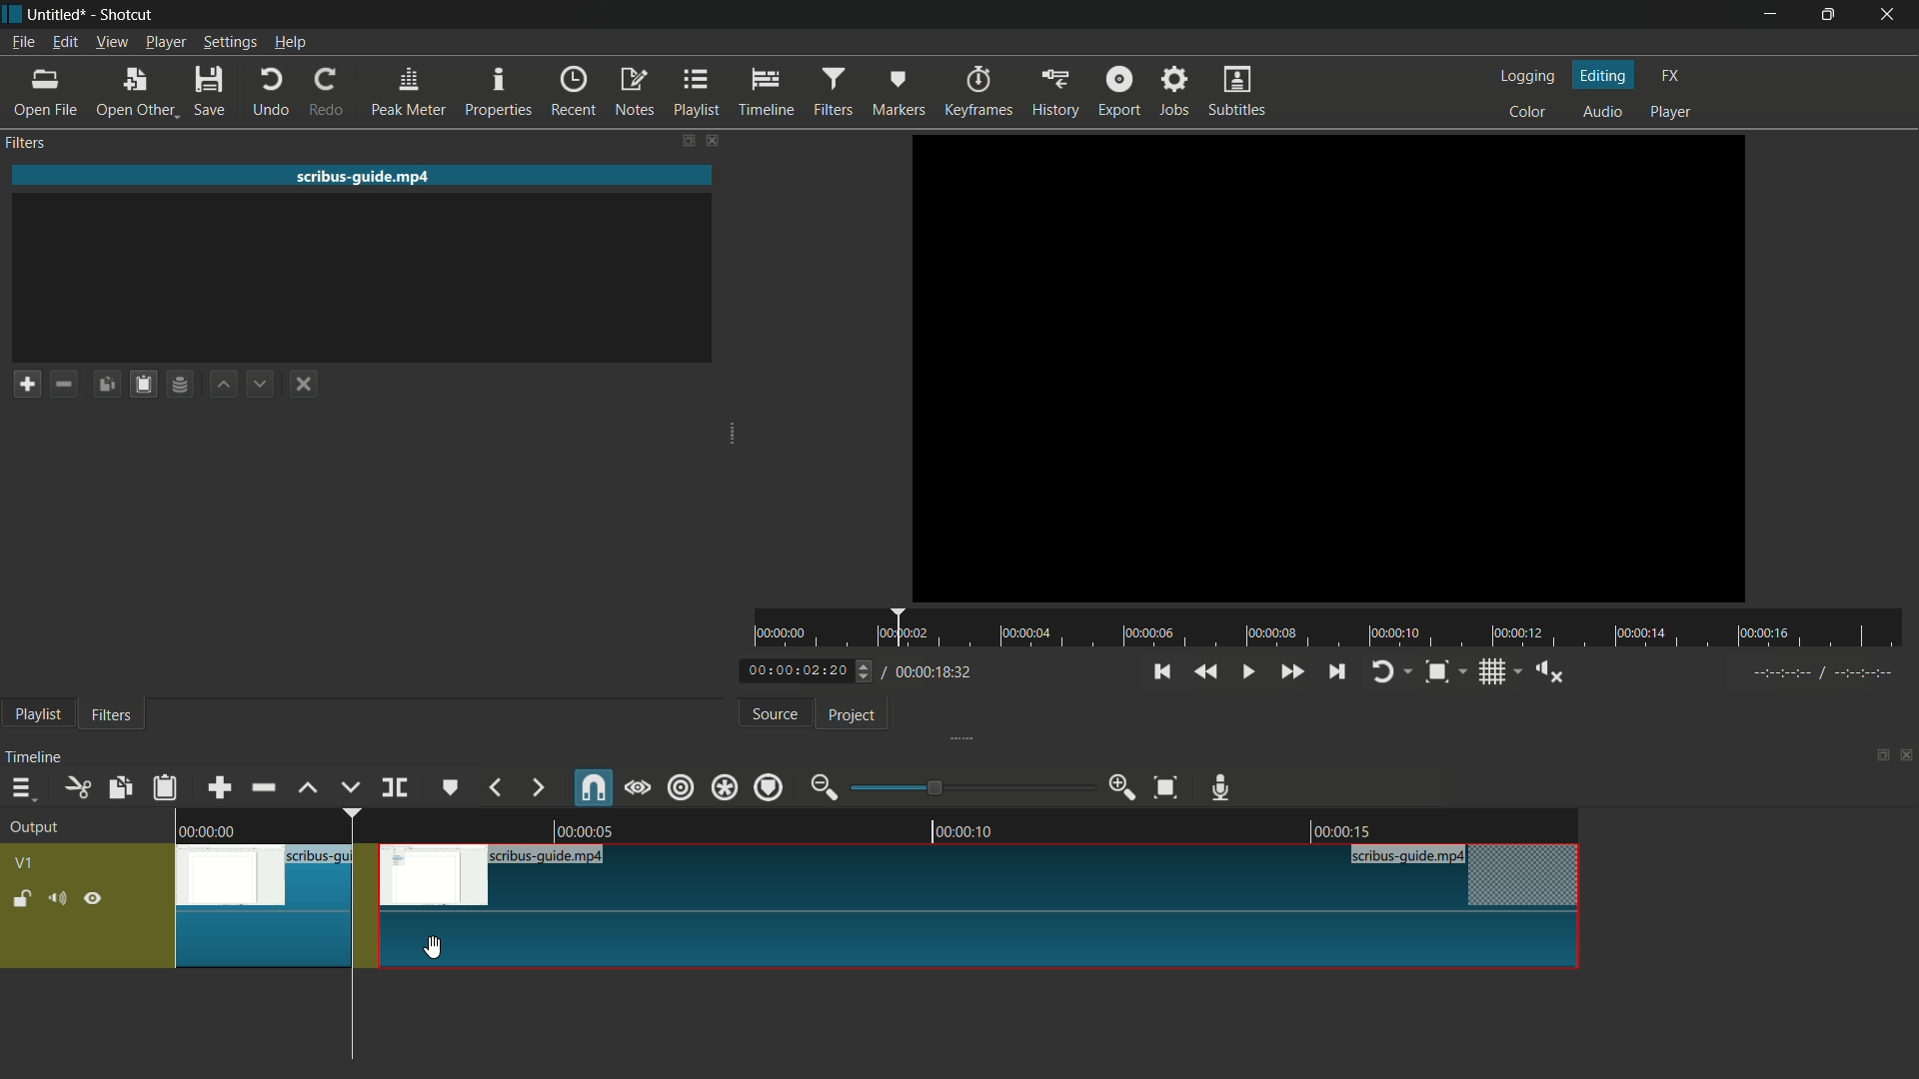 The width and height of the screenshot is (1919, 1079). I want to click on subtitles, so click(1236, 90).